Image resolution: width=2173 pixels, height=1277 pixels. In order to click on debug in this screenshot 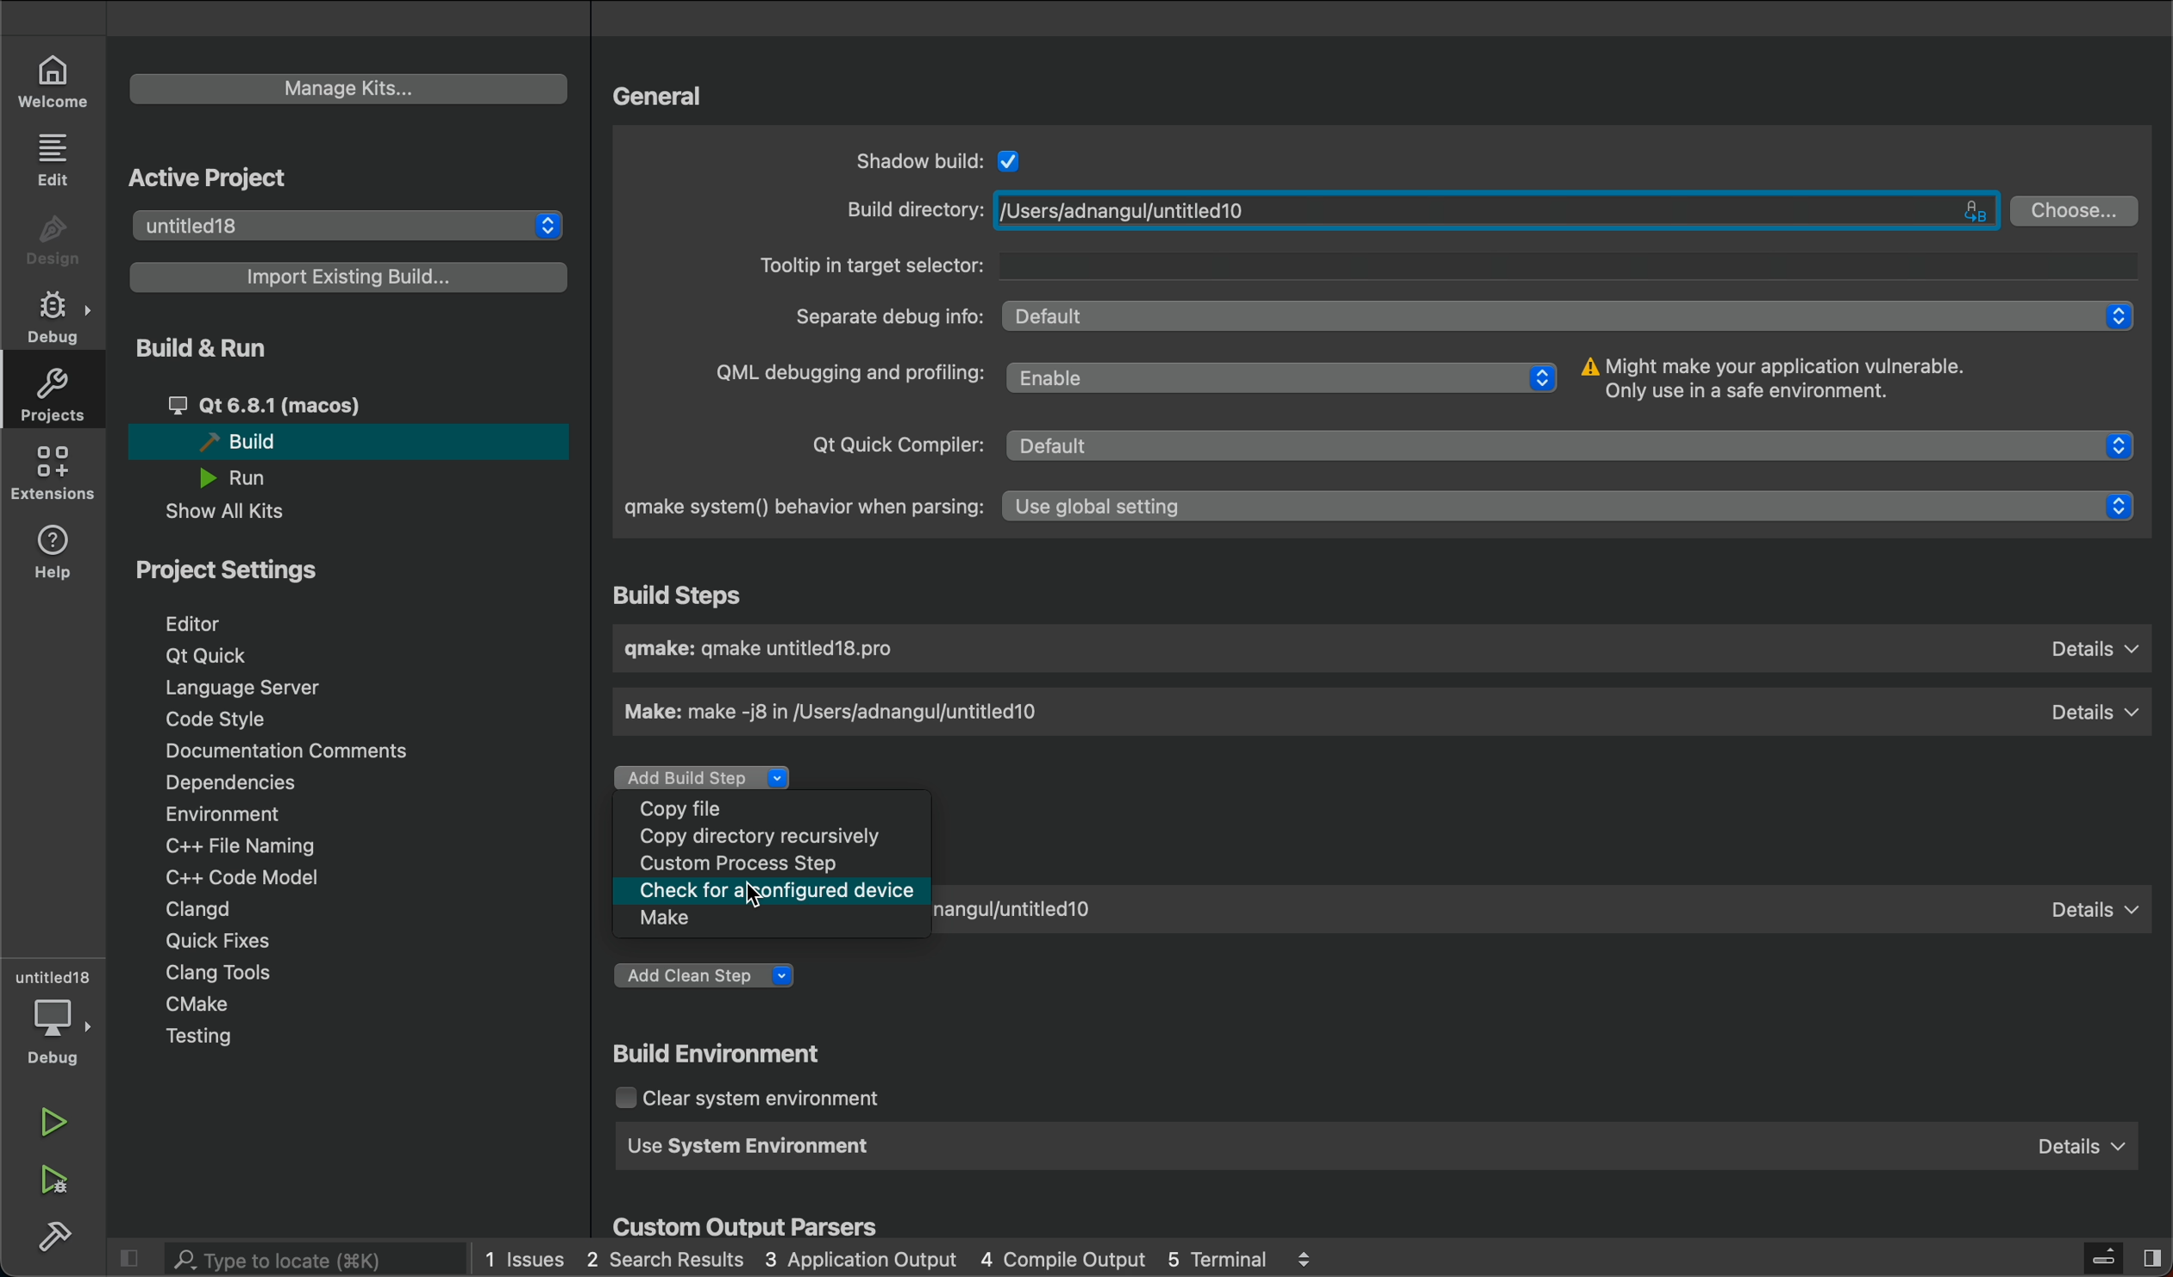, I will do `click(58, 315)`.